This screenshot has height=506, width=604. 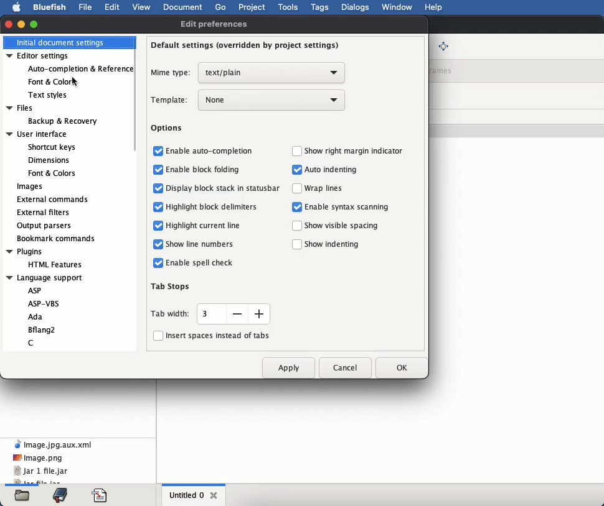 What do you see at coordinates (433, 7) in the screenshot?
I see `help` at bounding box center [433, 7].